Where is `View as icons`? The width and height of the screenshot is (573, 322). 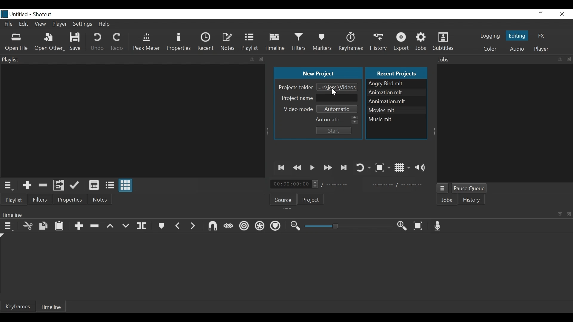 View as icons is located at coordinates (126, 186).